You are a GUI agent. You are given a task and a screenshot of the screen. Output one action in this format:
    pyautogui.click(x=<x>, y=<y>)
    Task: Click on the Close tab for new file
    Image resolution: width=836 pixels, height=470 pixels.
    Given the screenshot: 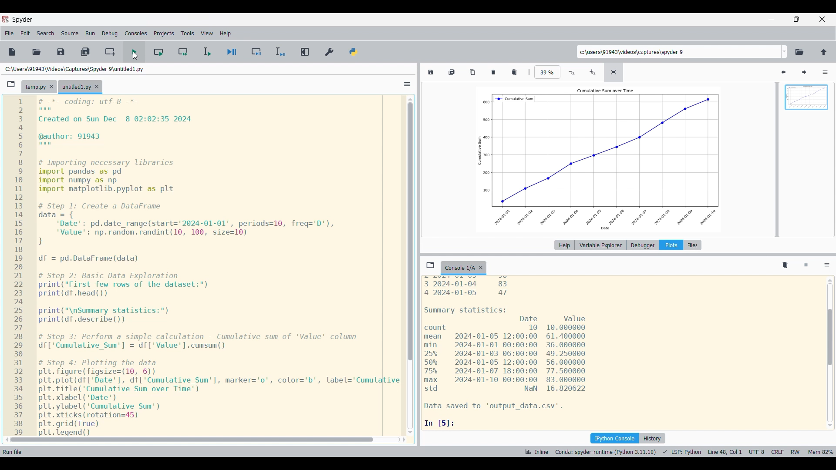 What is the action you would take?
    pyautogui.click(x=97, y=87)
    